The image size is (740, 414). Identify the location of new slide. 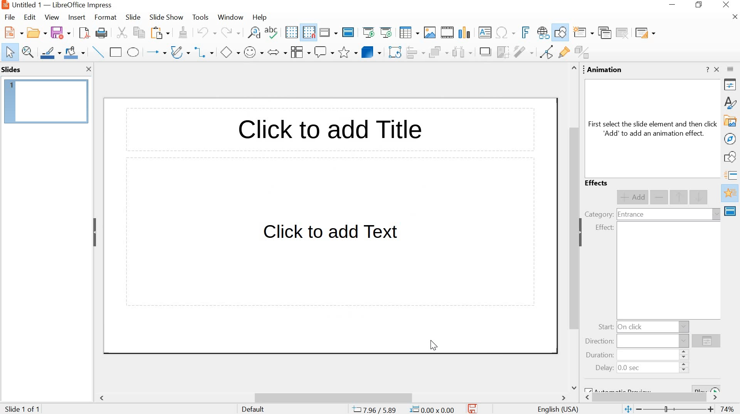
(584, 33).